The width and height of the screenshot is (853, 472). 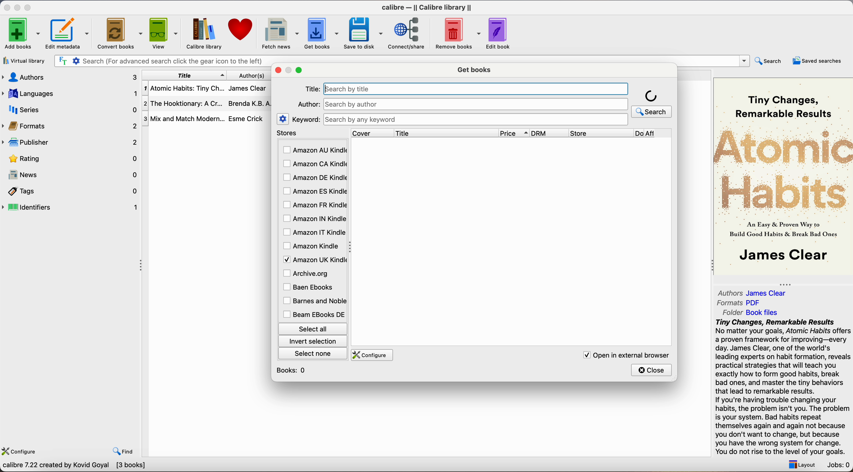 I want to click on find, so click(x=123, y=451).